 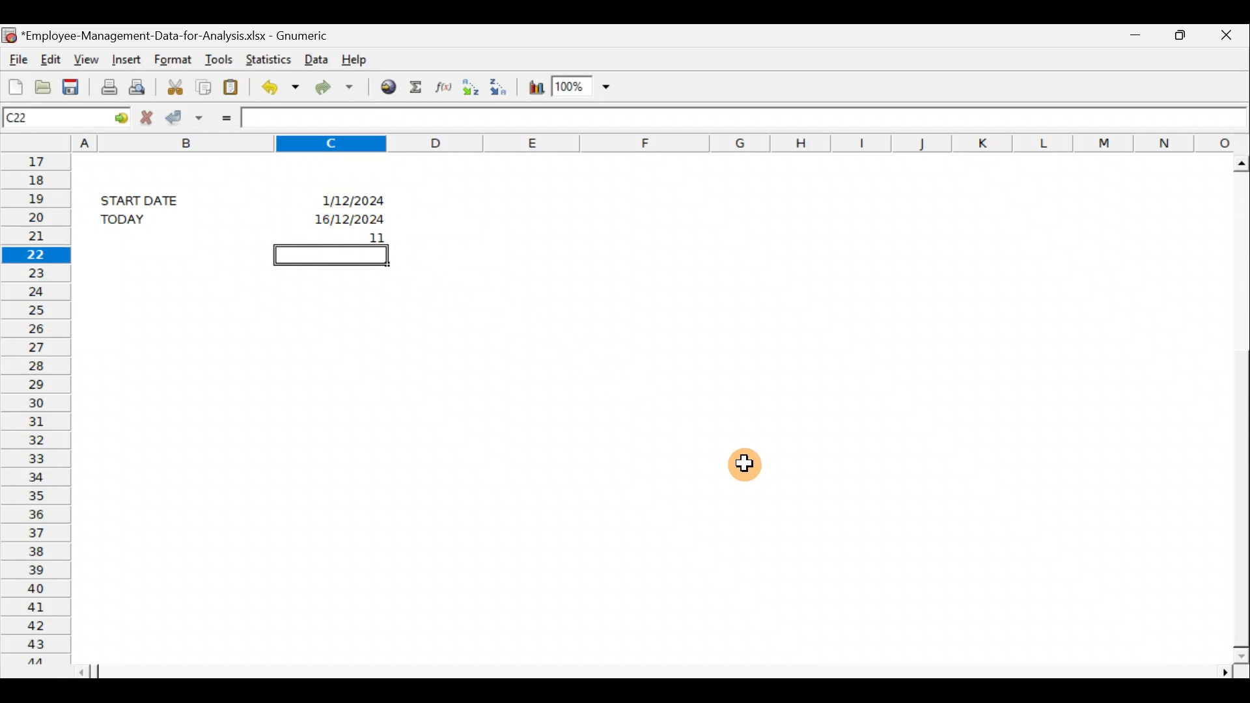 I want to click on Edit a function in the current cell, so click(x=441, y=87).